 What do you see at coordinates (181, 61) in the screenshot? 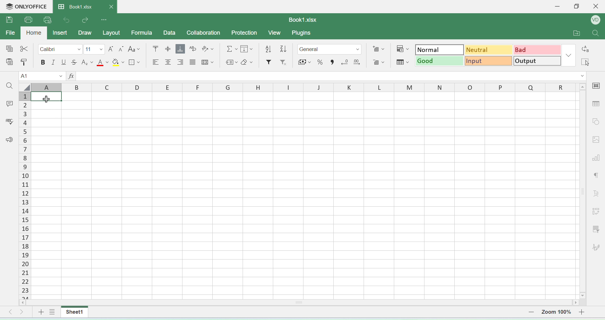
I see `align right` at bounding box center [181, 61].